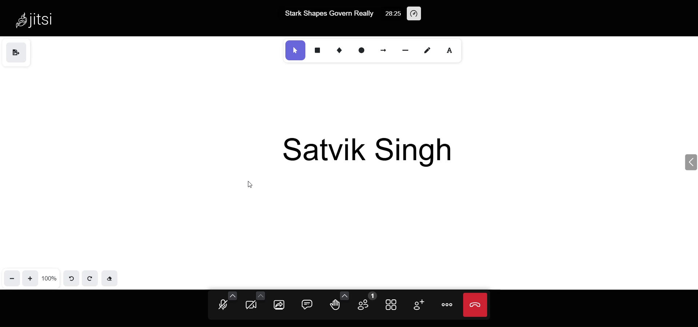  Describe the element at coordinates (317, 50) in the screenshot. I see `rectangle` at that location.